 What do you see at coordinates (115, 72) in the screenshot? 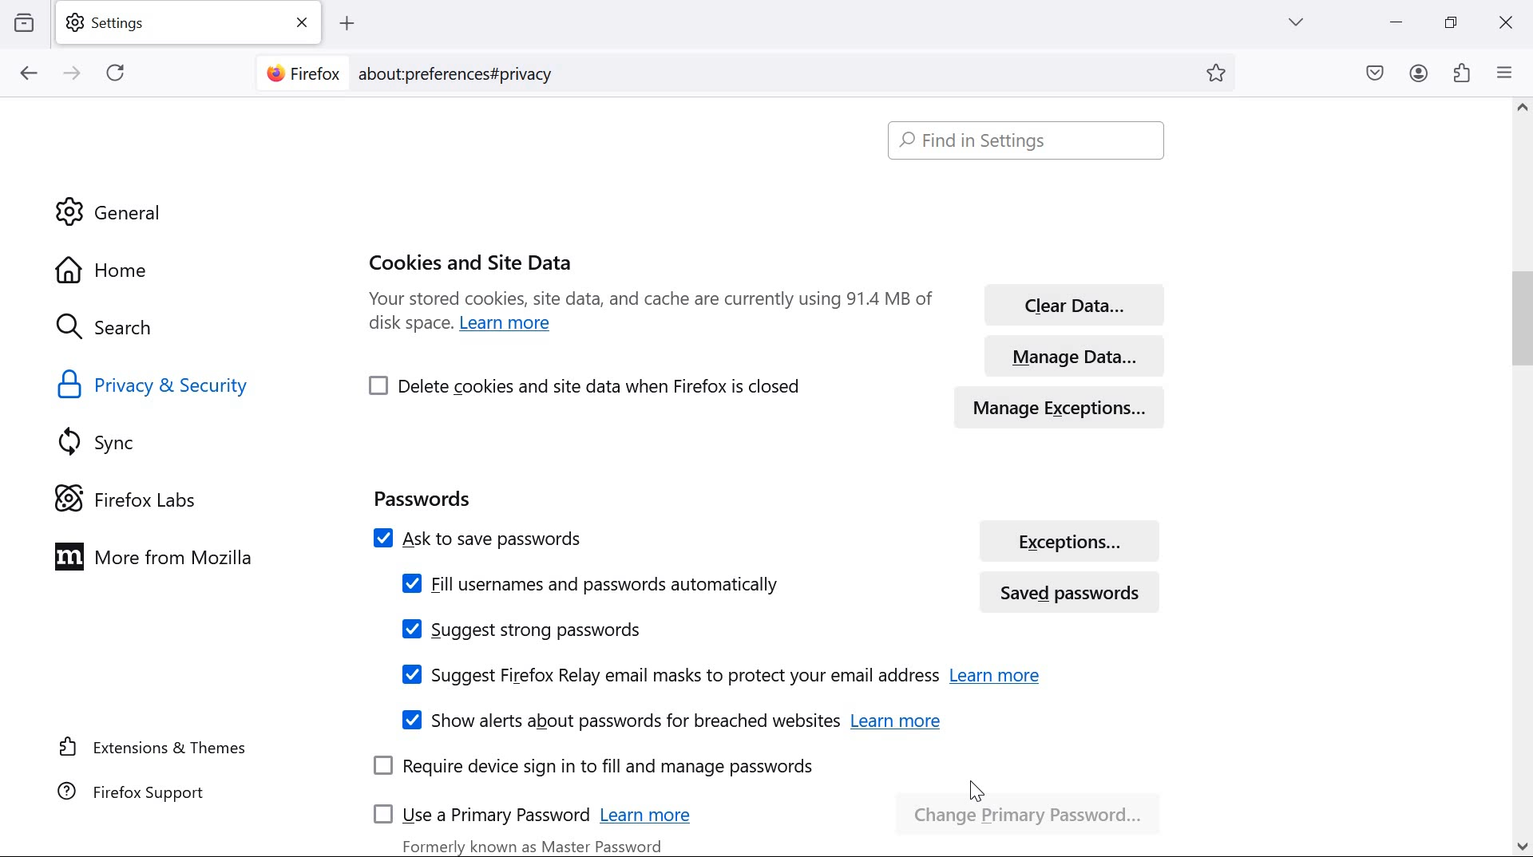
I see `reload` at bounding box center [115, 72].